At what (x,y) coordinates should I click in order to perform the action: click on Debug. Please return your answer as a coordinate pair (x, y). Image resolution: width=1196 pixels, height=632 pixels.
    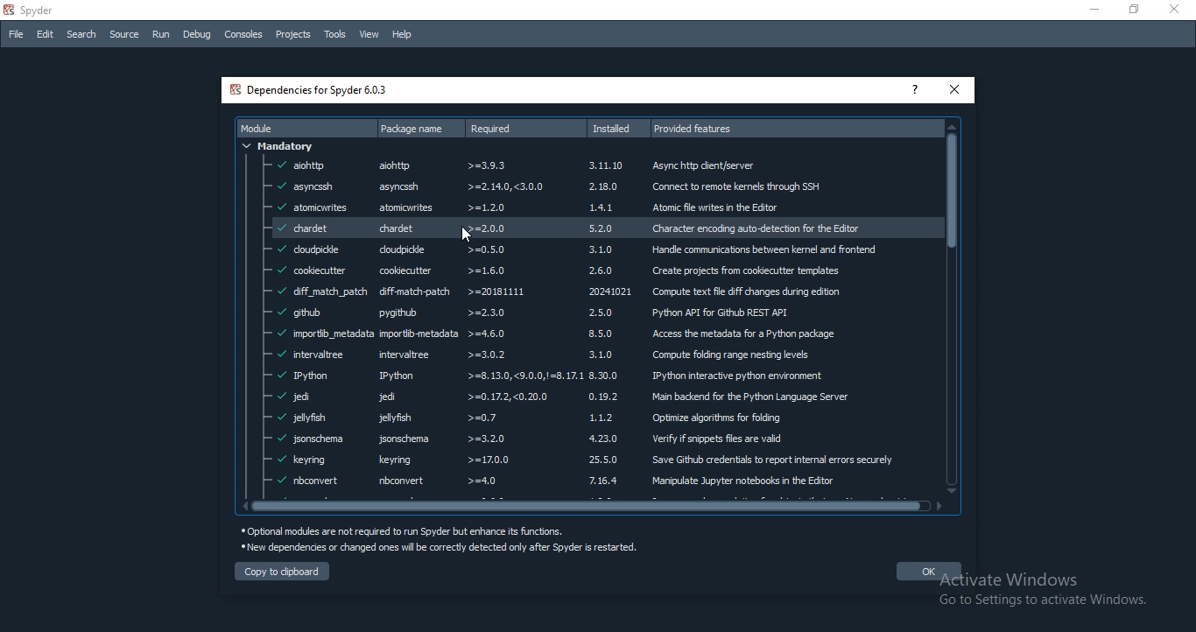
    Looking at the image, I should click on (197, 35).